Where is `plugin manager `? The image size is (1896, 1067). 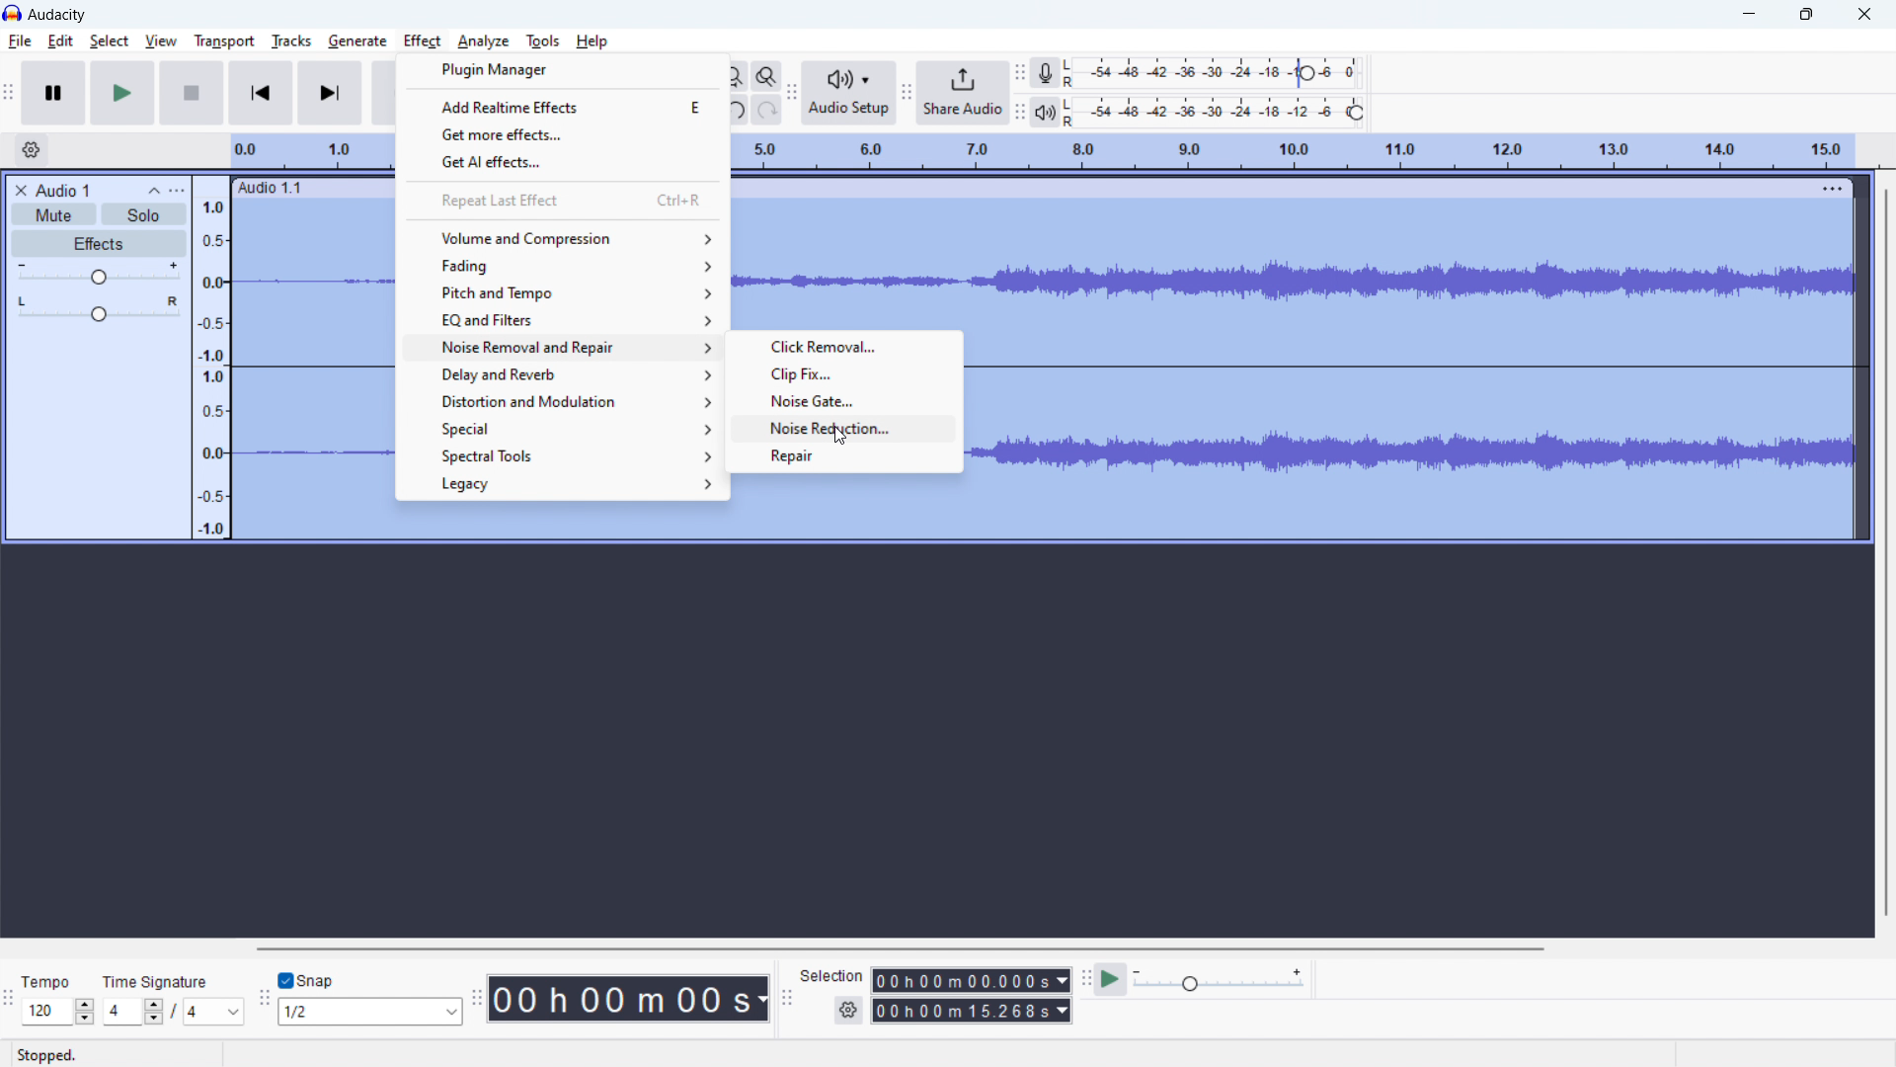 plugin manager  is located at coordinates (563, 70).